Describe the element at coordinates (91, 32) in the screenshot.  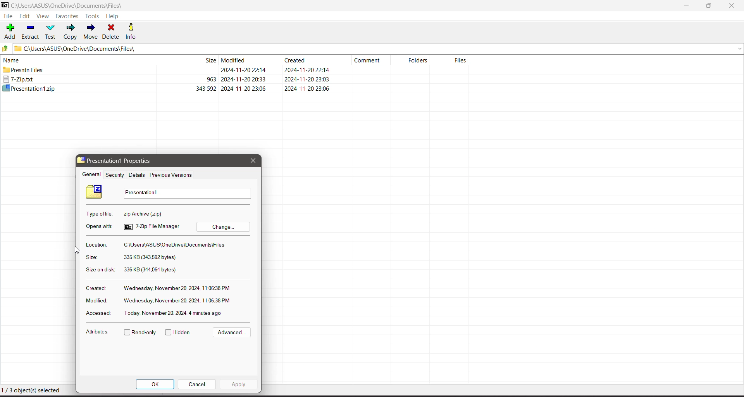
I see `Move` at that location.